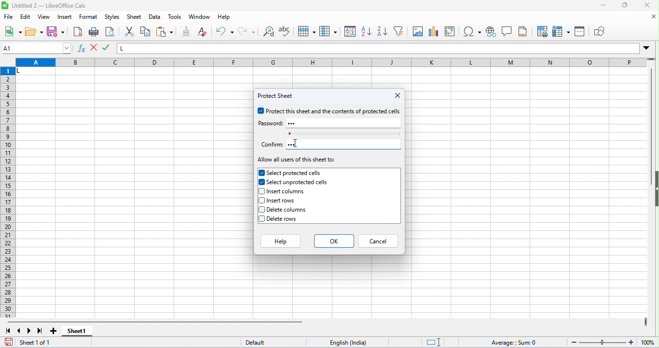  Describe the element at coordinates (56, 31) in the screenshot. I see `save` at that location.